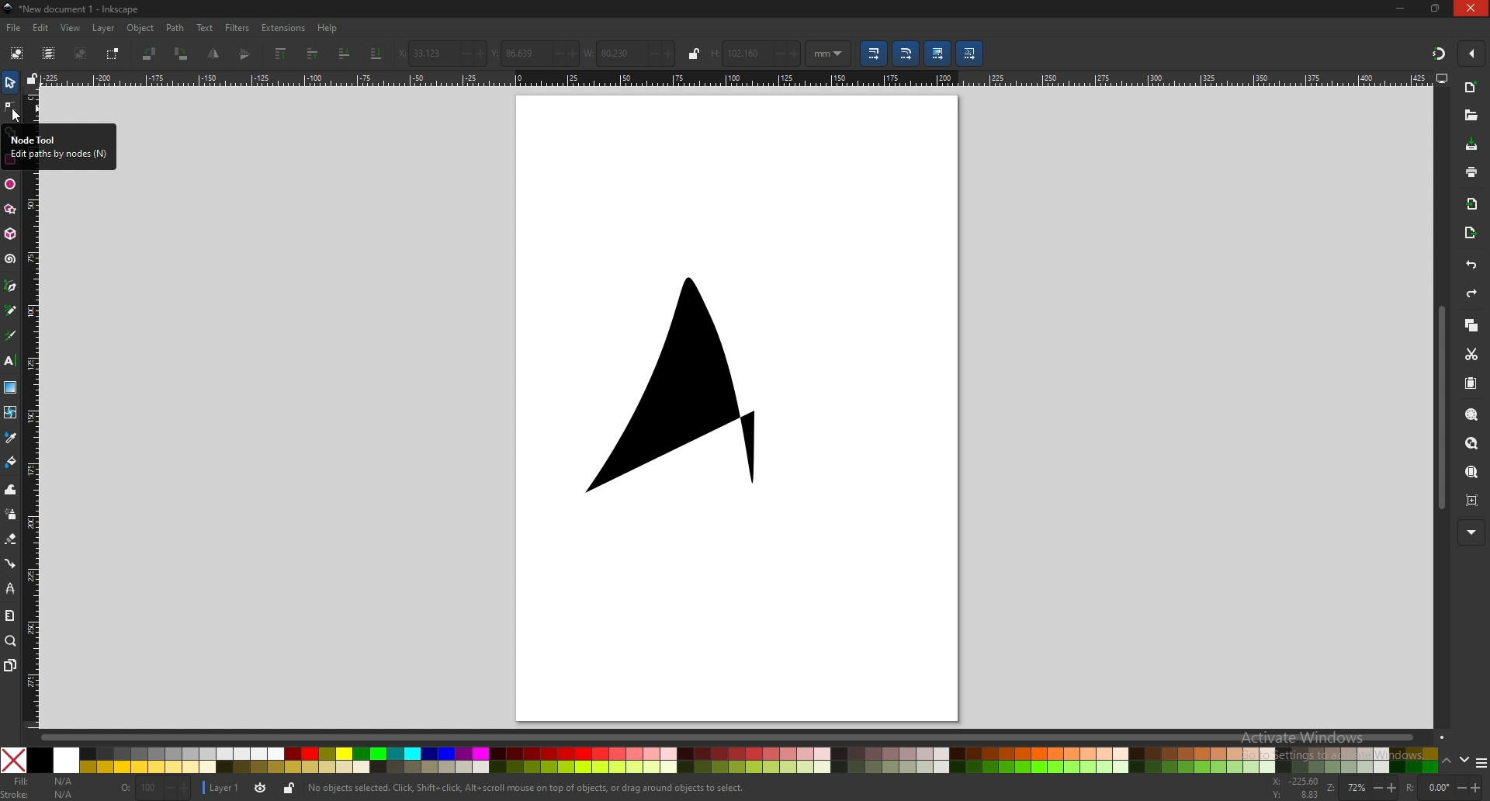 The height and width of the screenshot is (801, 1490). I want to click on lock, so click(693, 54).